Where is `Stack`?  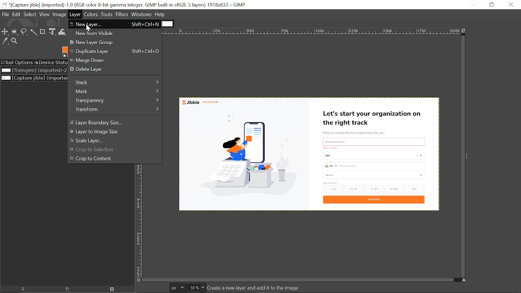 Stack is located at coordinates (121, 83).